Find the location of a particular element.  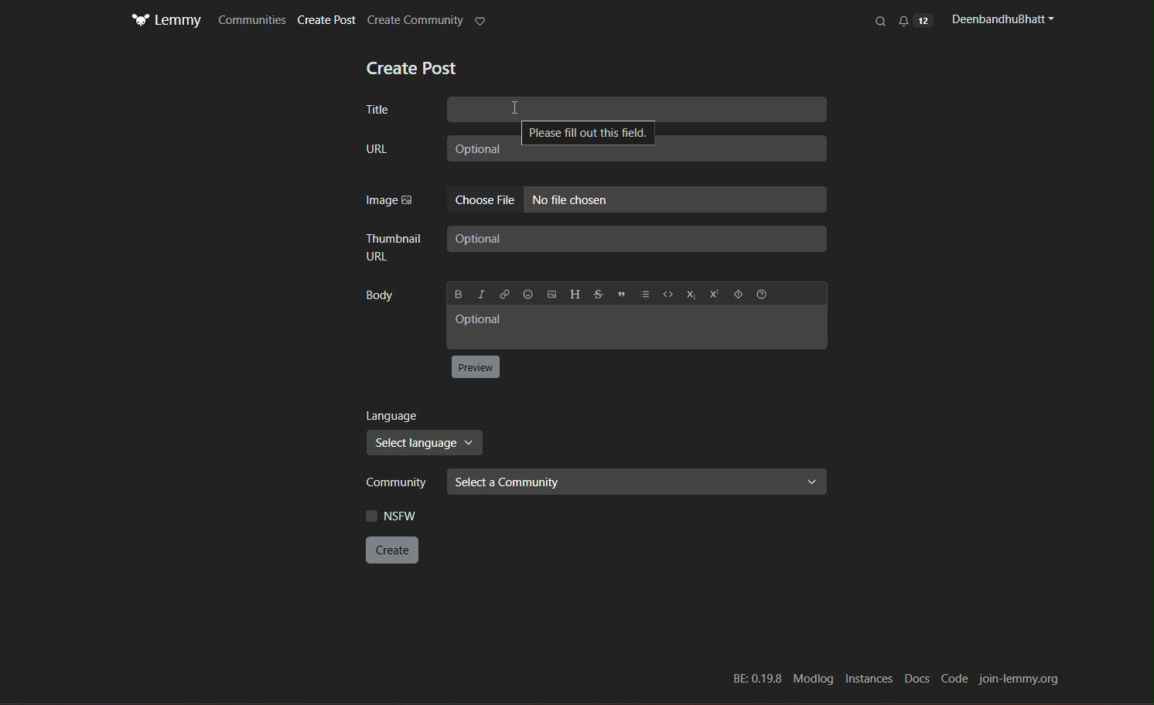

Optional is located at coordinates (638, 238).